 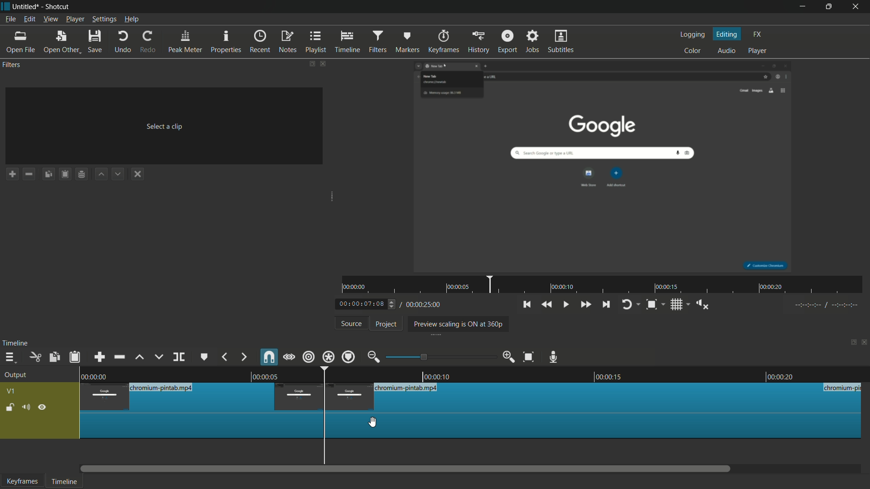 I want to click on split at playhead, so click(x=179, y=357).